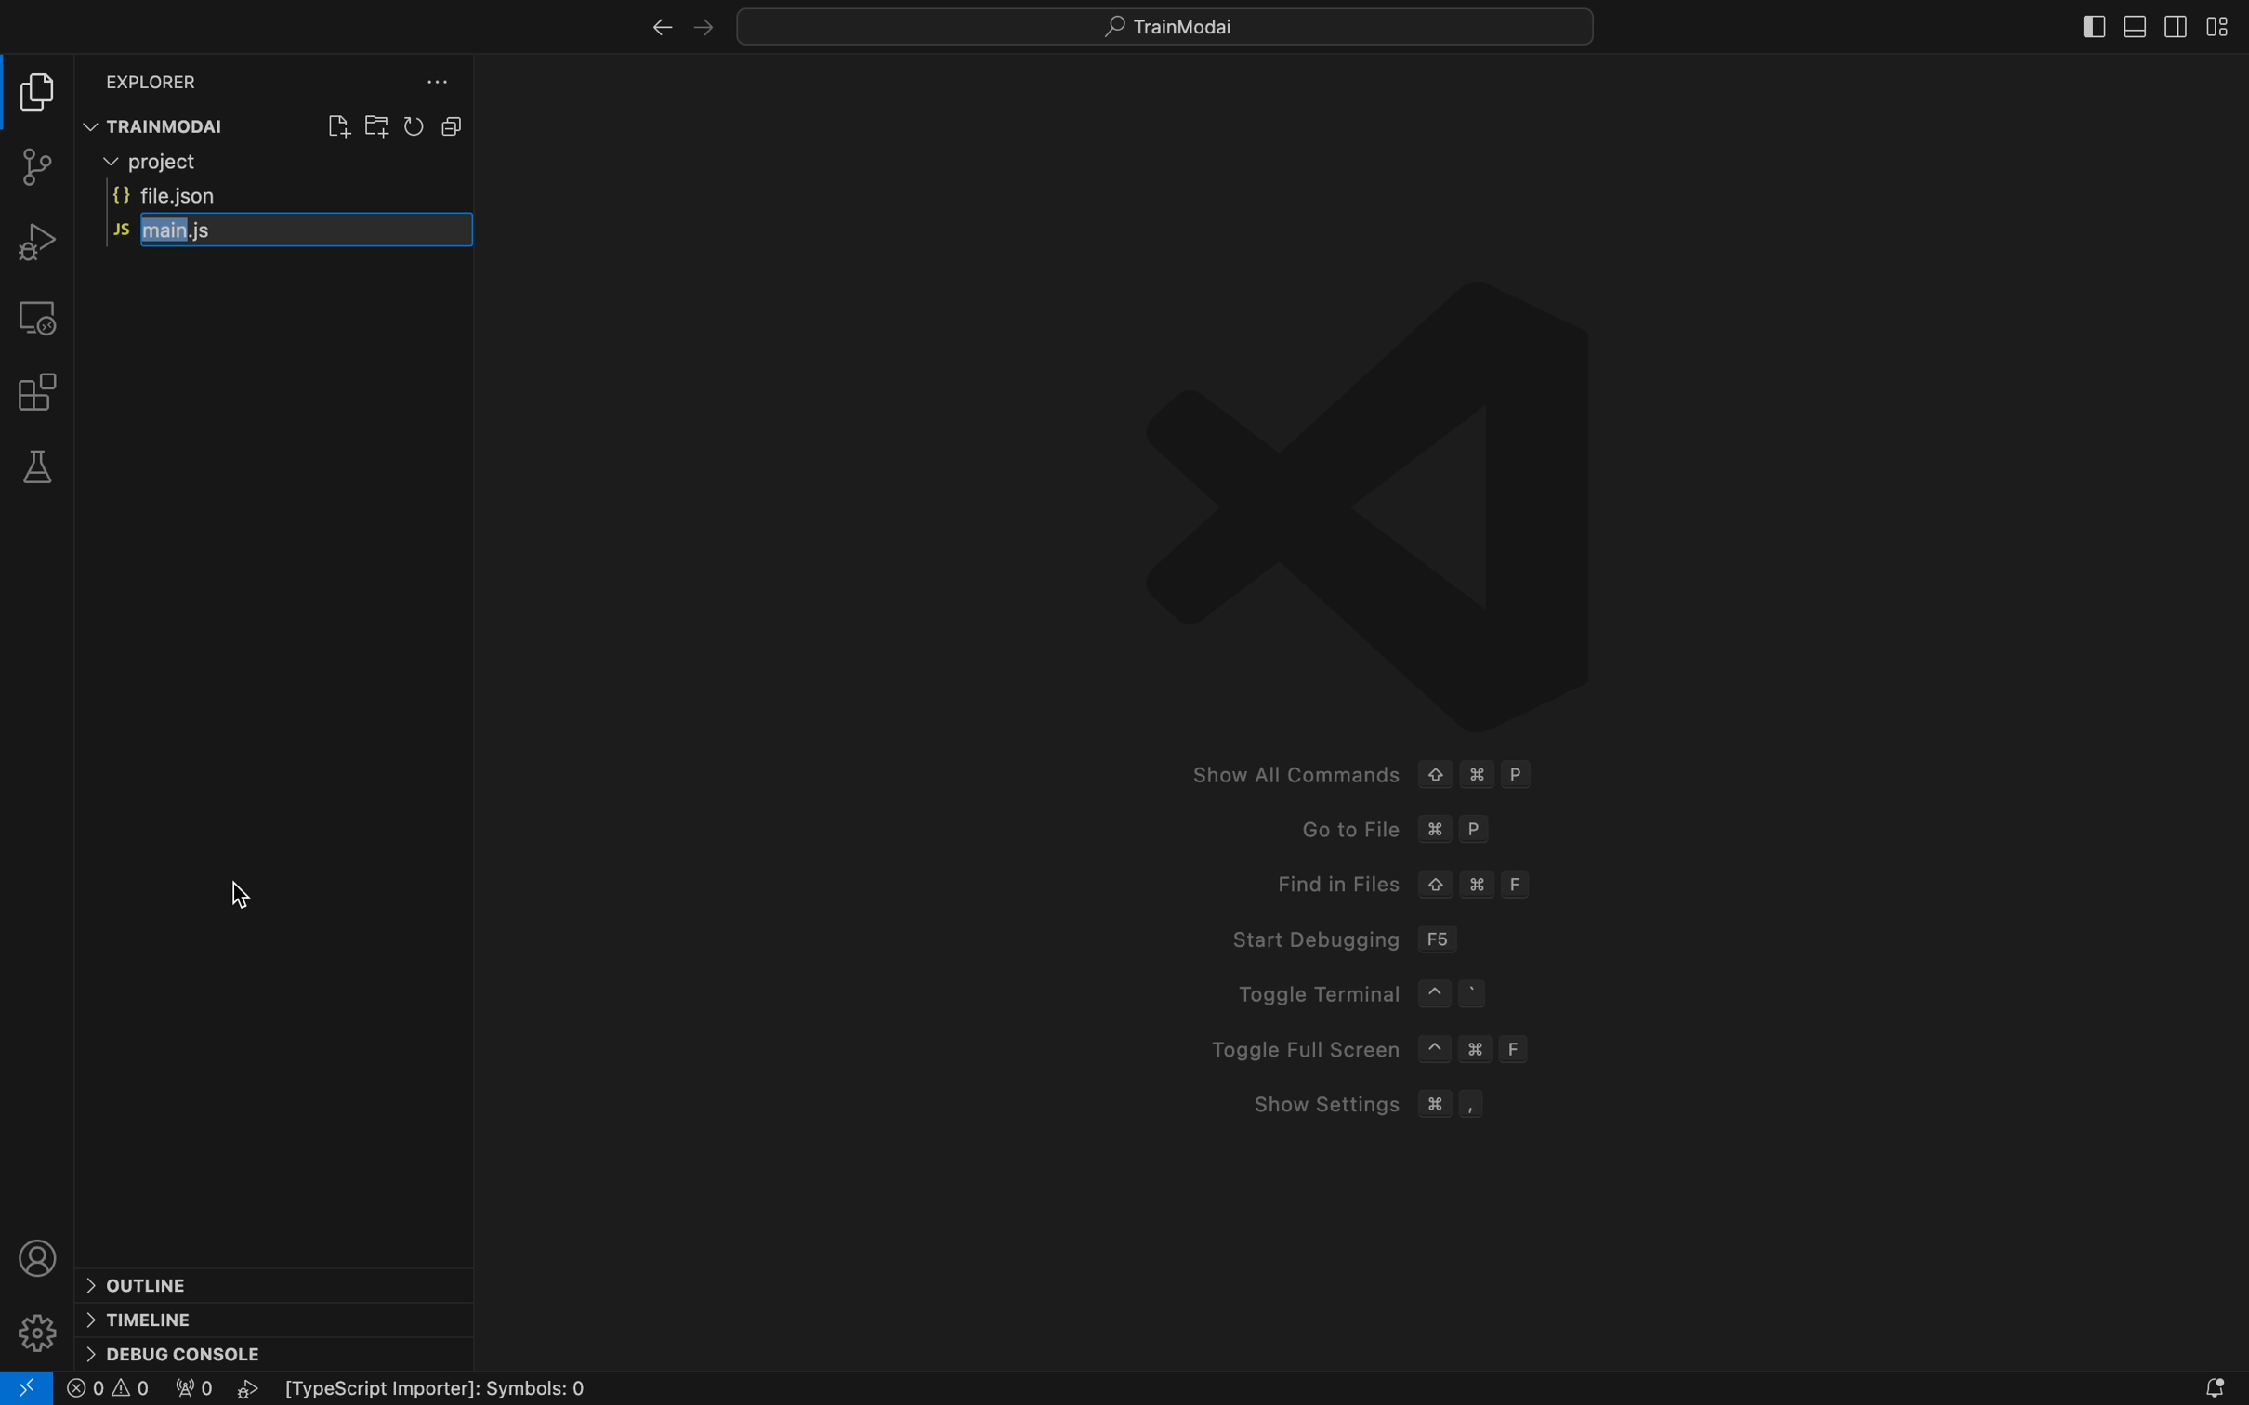 The image size is (2249, 1405). What do you see at coordinates (1412, 882) in the screenshot?
I see `Find in files` at bounding box center [1412, 882].